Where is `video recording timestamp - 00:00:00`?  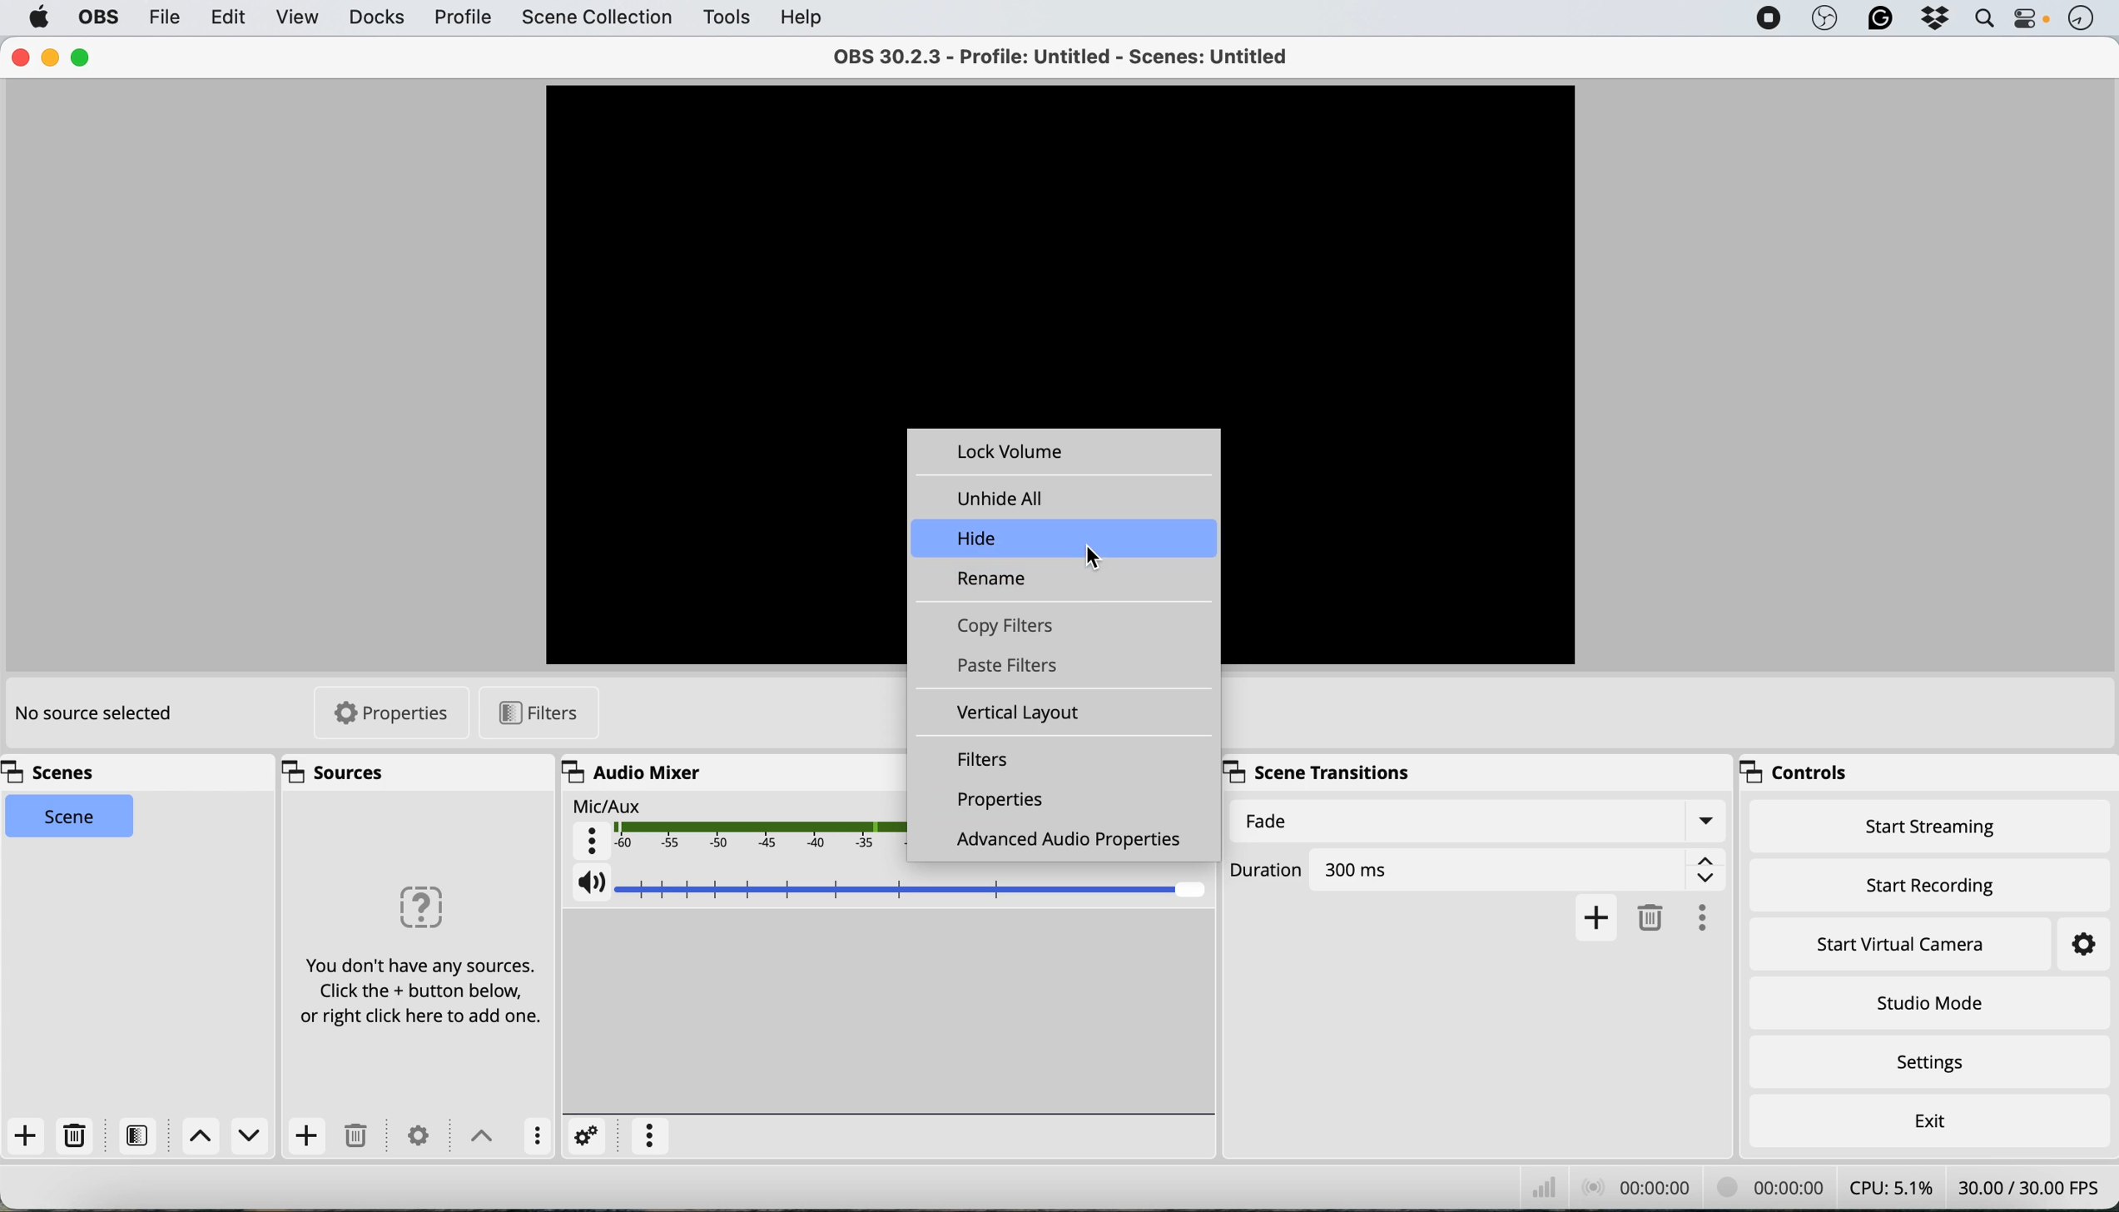
video recording timestamp - 00:00:00 is located at coordinates (1774, 1187).